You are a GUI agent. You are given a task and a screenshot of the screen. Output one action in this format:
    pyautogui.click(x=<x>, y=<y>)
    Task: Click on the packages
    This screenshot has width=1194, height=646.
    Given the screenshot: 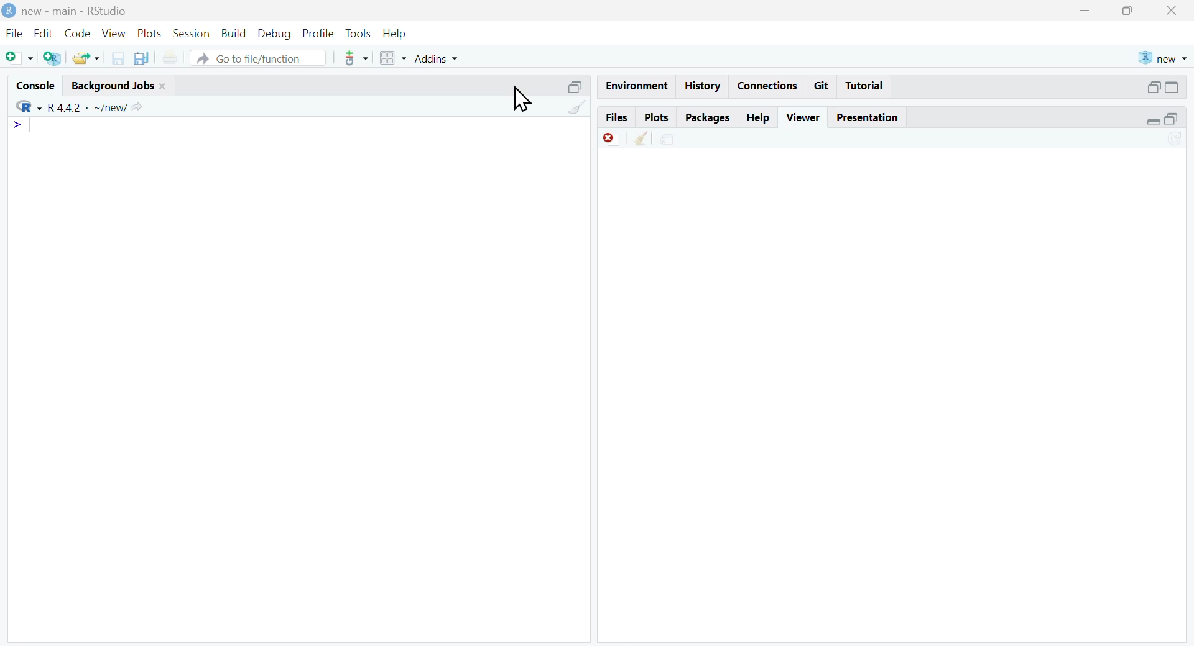 What is the action you would take?
    pyautogui.click(x=708, y=117)
    